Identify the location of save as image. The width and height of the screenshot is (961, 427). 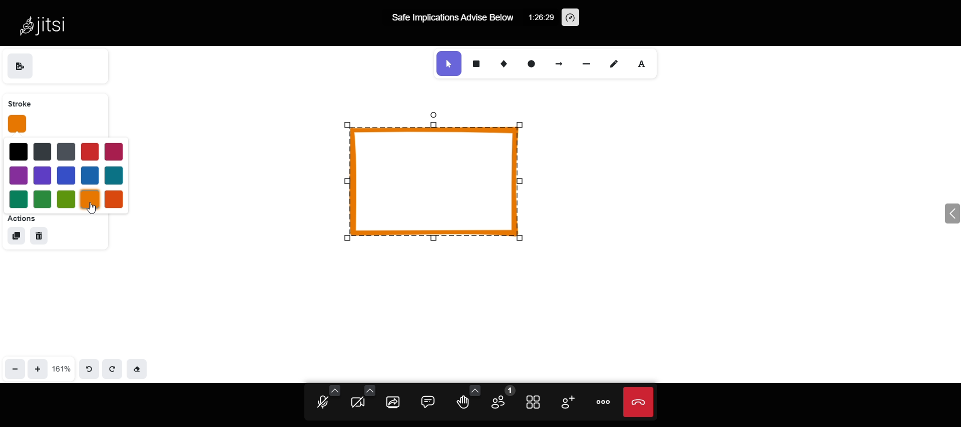
(19, 65).